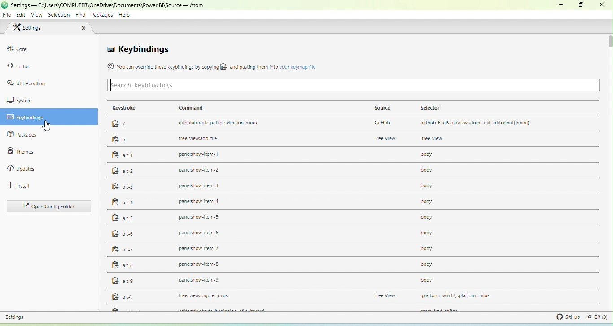 This screenshot has height=326, width=613. Describe the element at coordinates (7, 15) in the screenshot. I see `file menu` at that location.